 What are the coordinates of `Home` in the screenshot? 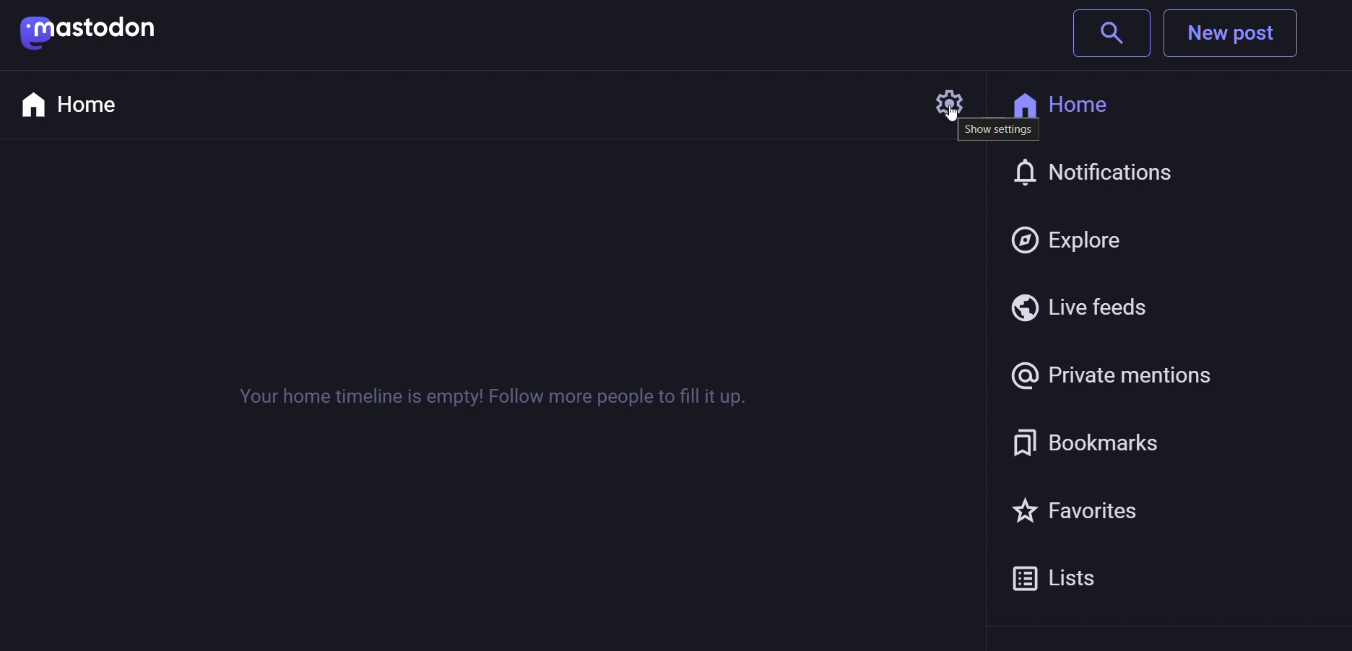 It's located at (1070, 99).